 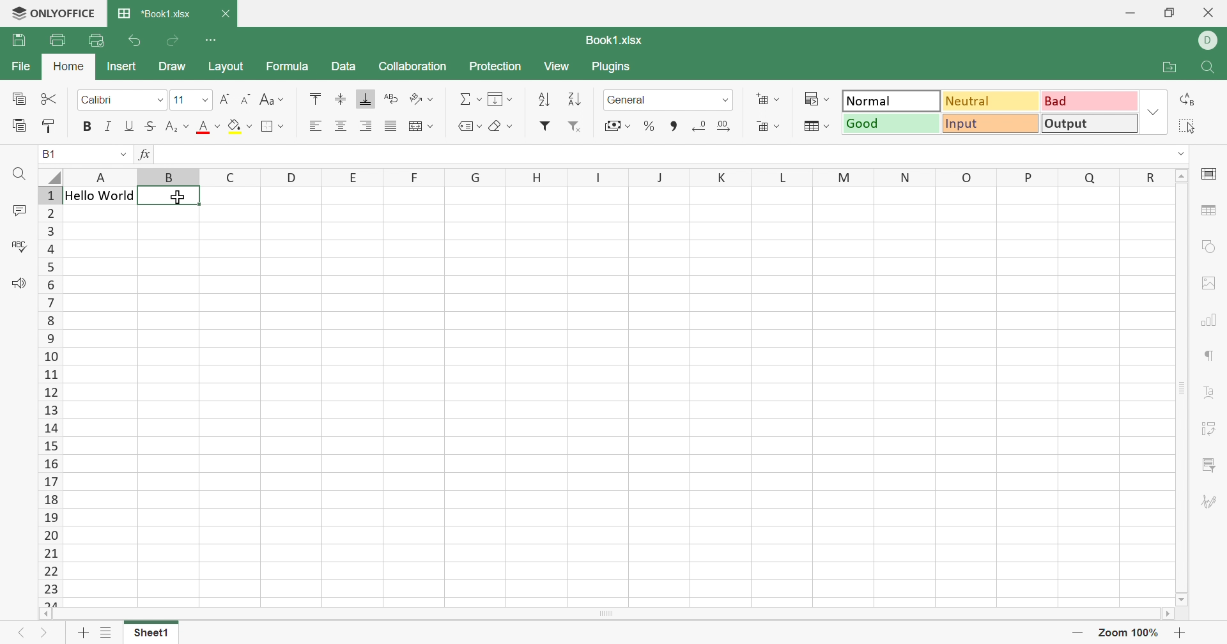 I want to click on Scroll down, so click(x=1184, y=599).